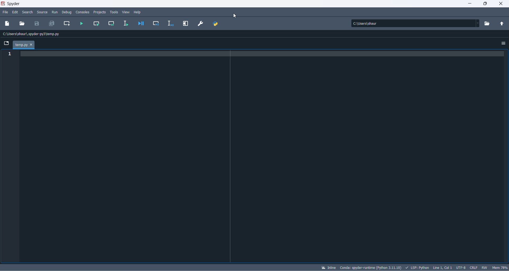 Image resolution: width=509 pixels, height=271 pixels. Describe the element at coordinates (414, 23) in the screenshot. I see `path` at that location.